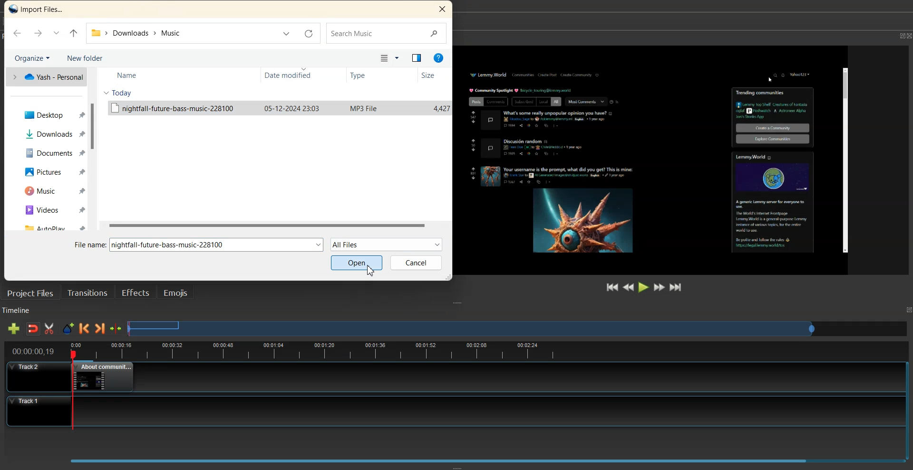  I want to click on AutoPlay, so click(46, 226).